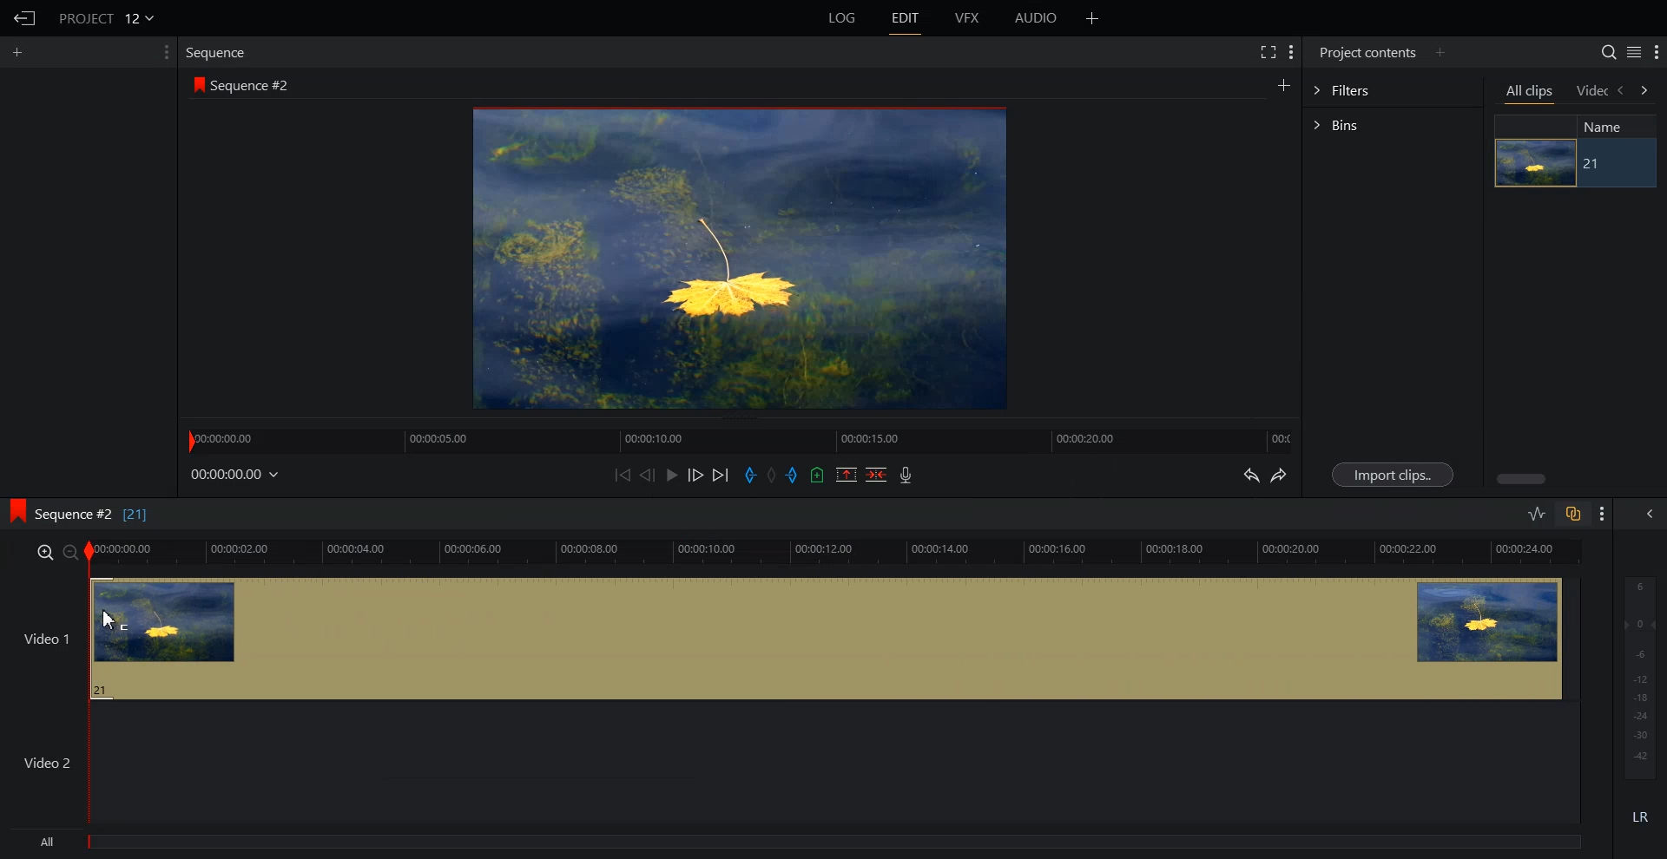 Image resolution: width=1667 pixels, height=859 pixels. Describe the element at coordinates (26, 19) in the screenshot. I see `Go Back` at that location.